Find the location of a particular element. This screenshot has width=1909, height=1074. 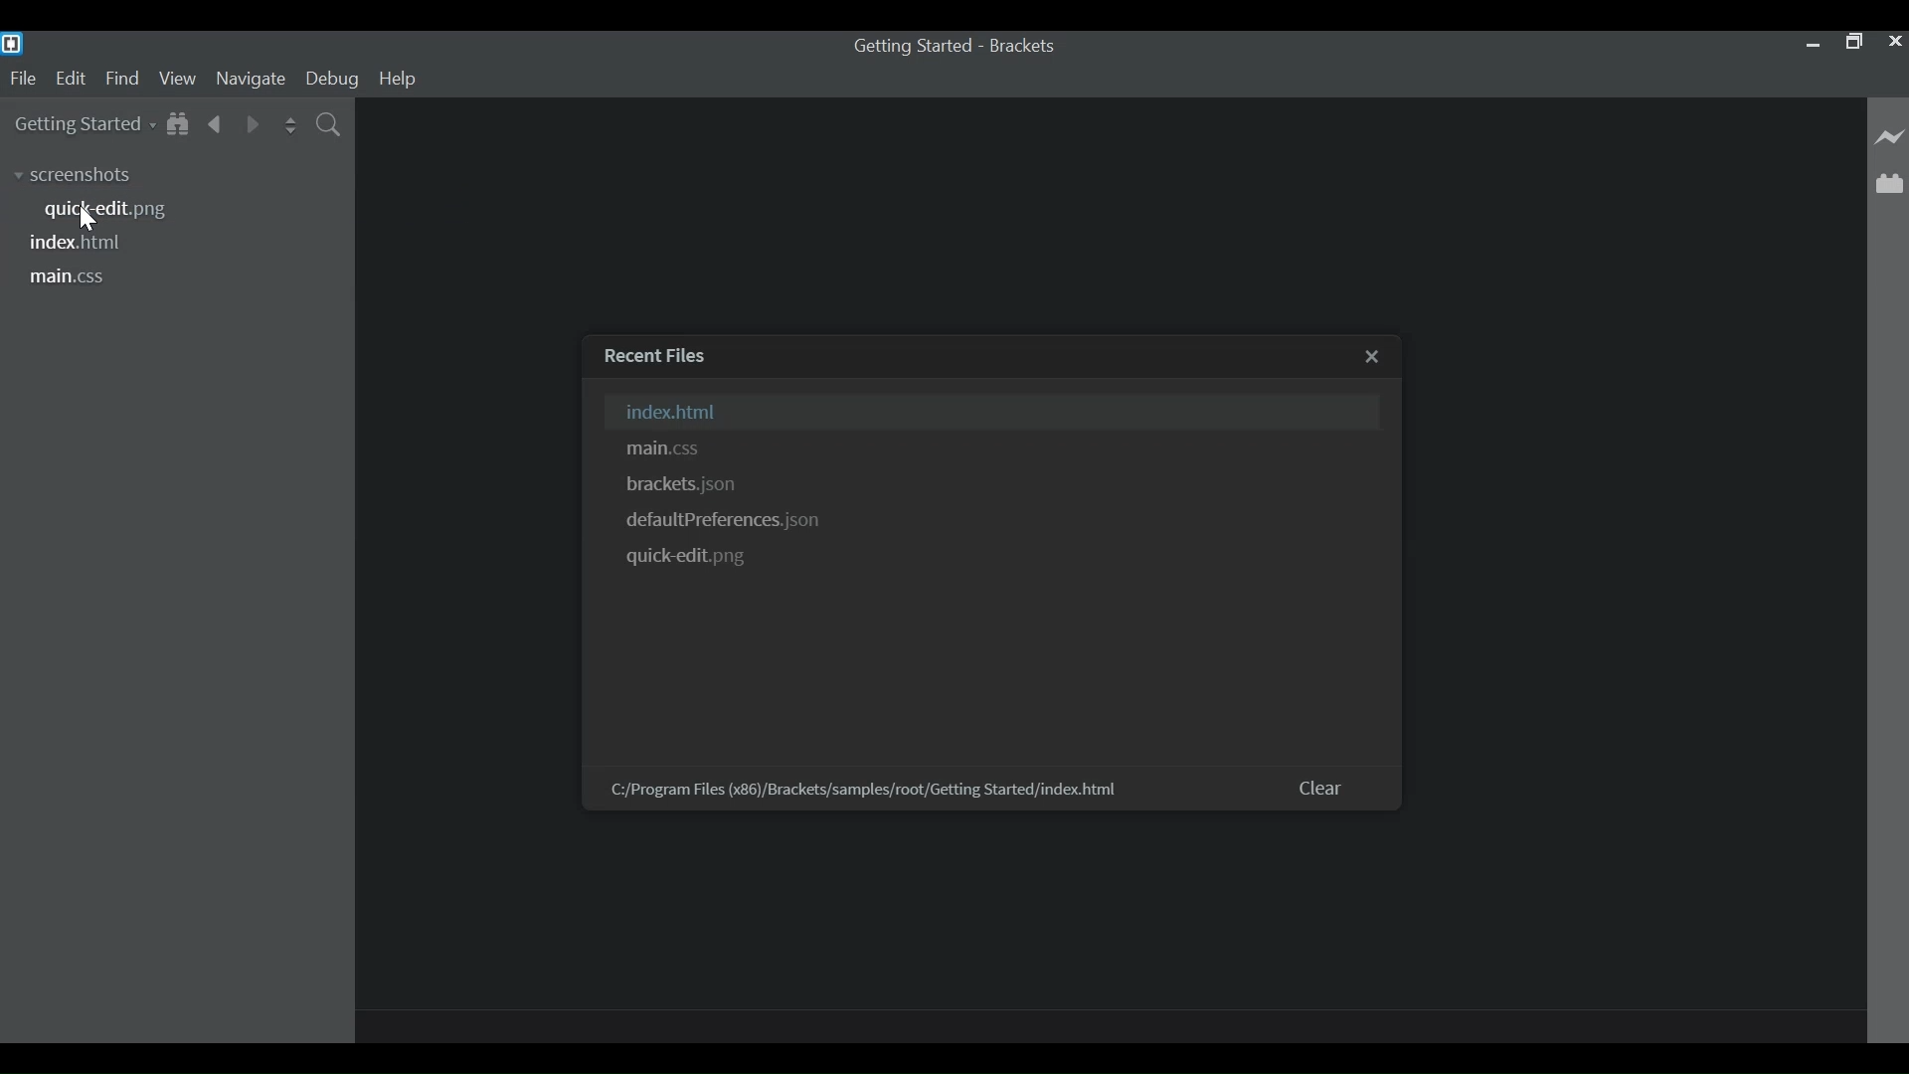

index.html is located at coordinates (82, 244).